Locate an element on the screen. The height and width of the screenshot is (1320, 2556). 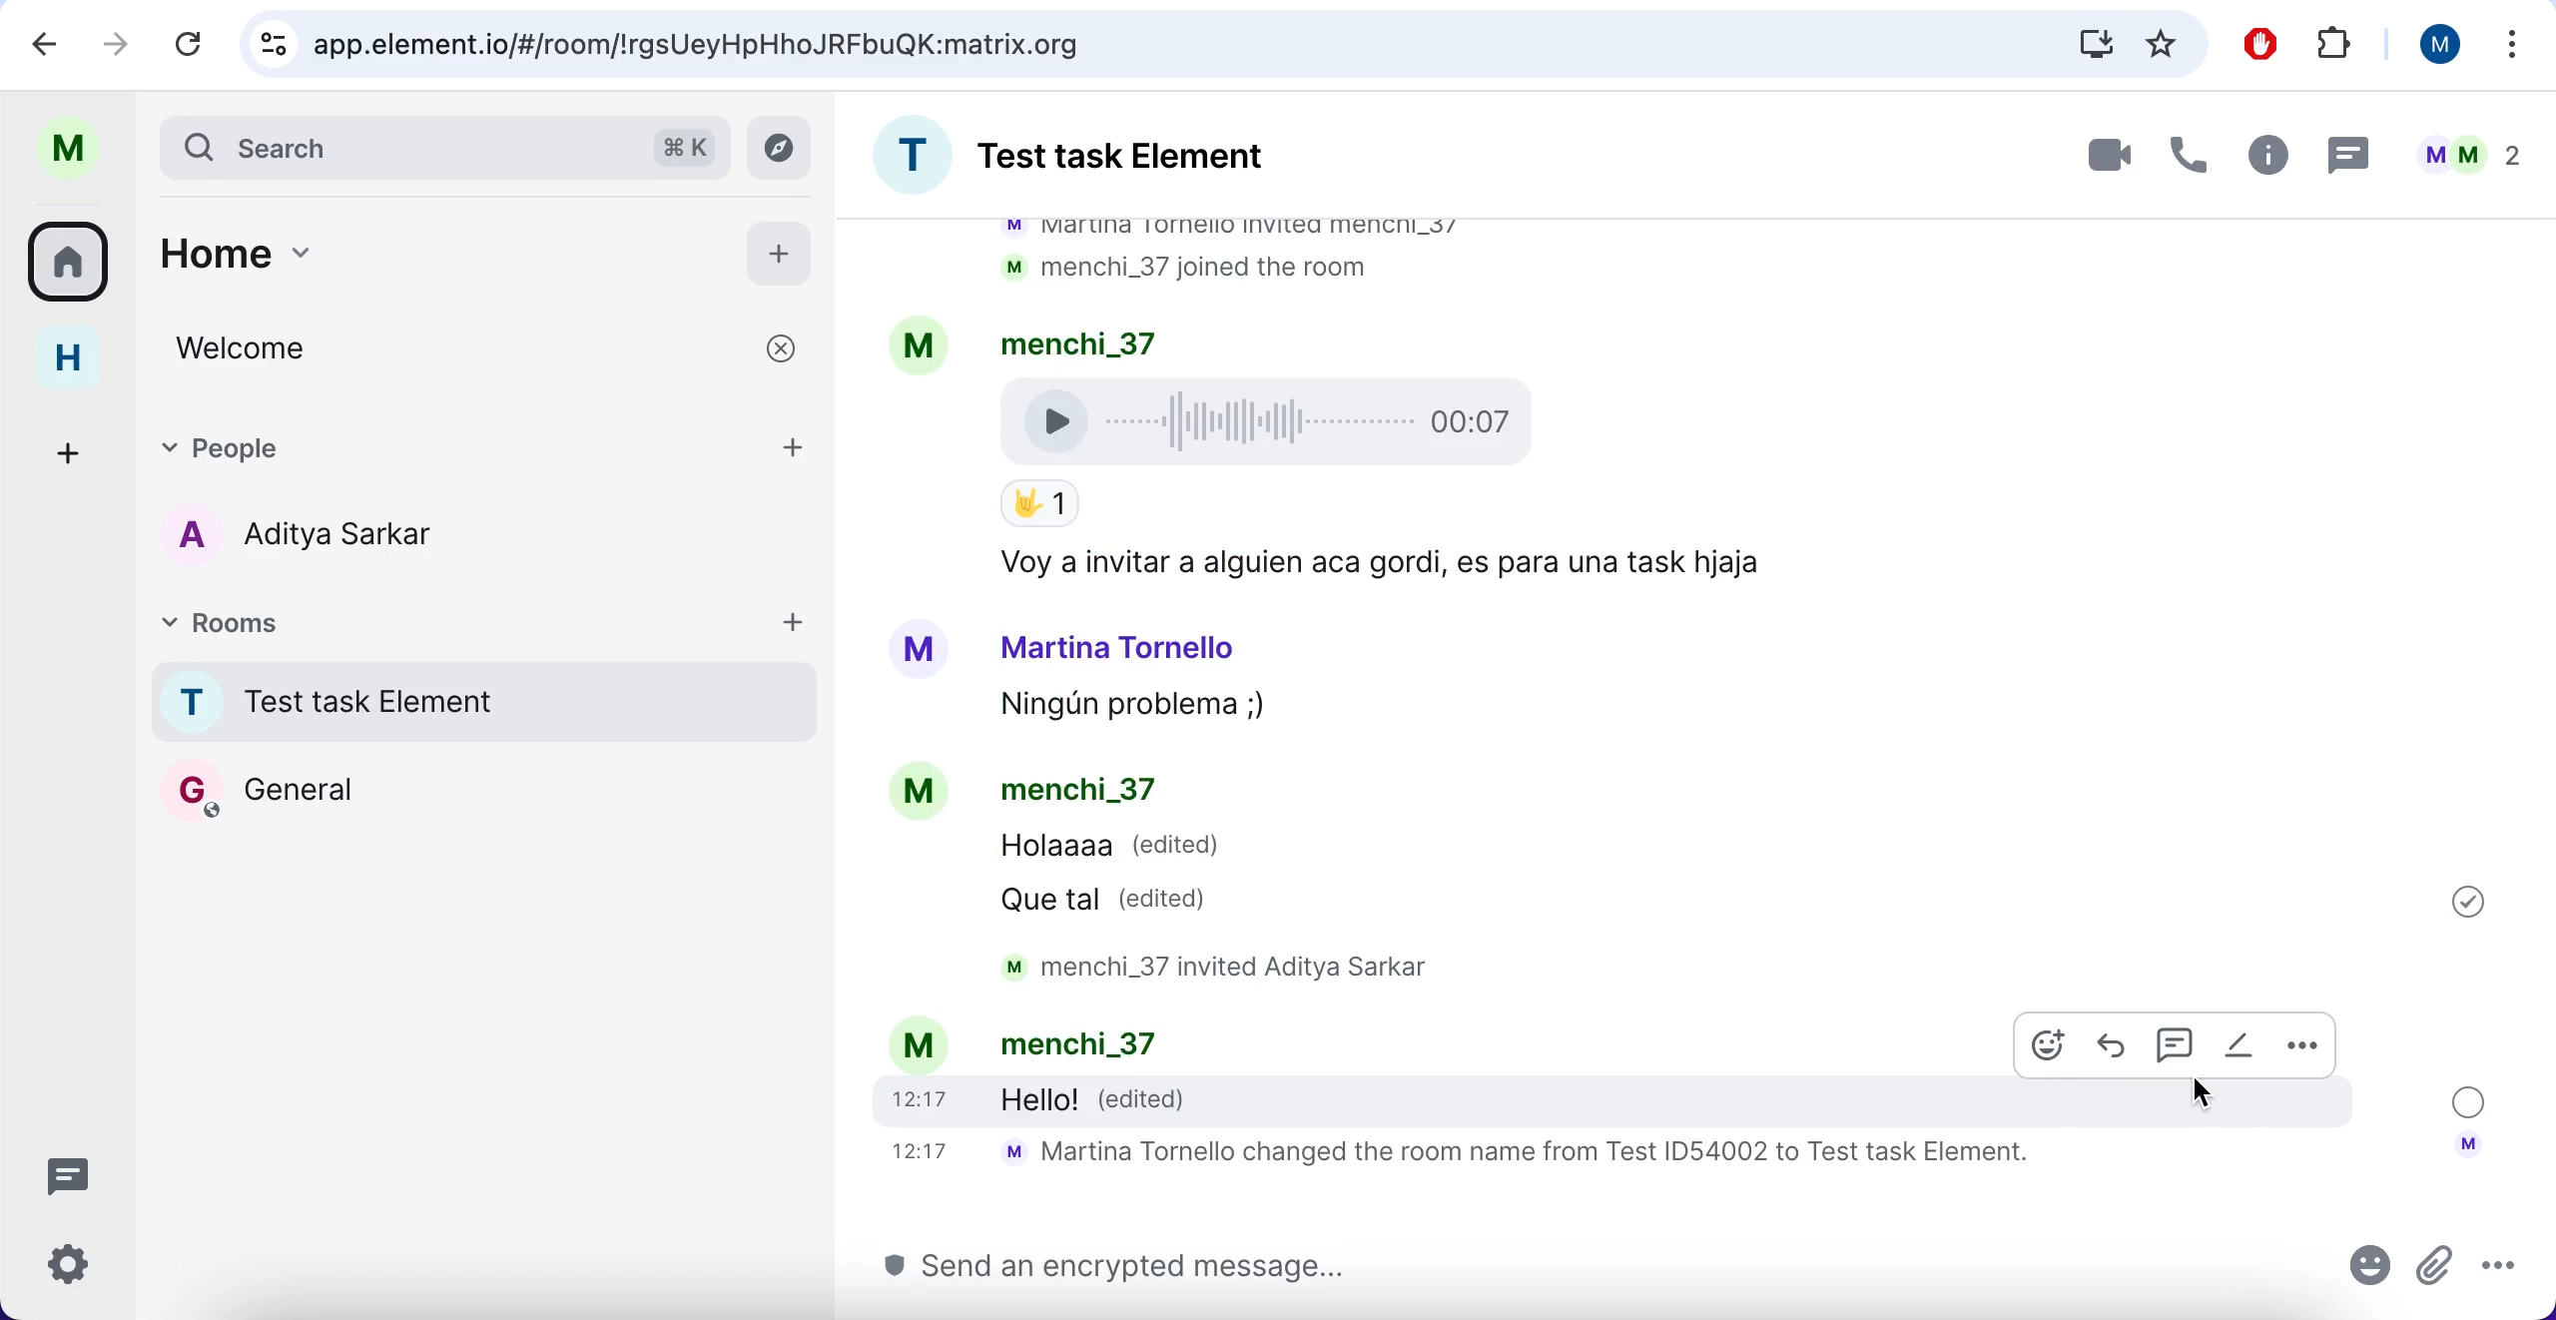
video call is located at coordinates (2083, 157).